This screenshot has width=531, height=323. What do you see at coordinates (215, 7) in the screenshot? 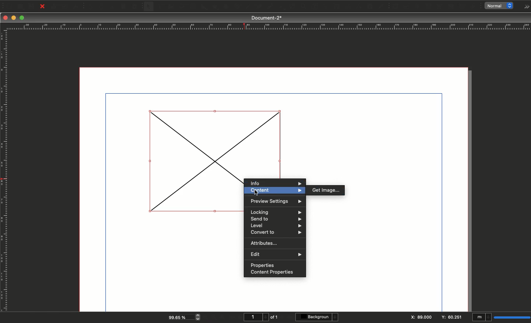
I see `Polygon` at bounding box center [215, 7].